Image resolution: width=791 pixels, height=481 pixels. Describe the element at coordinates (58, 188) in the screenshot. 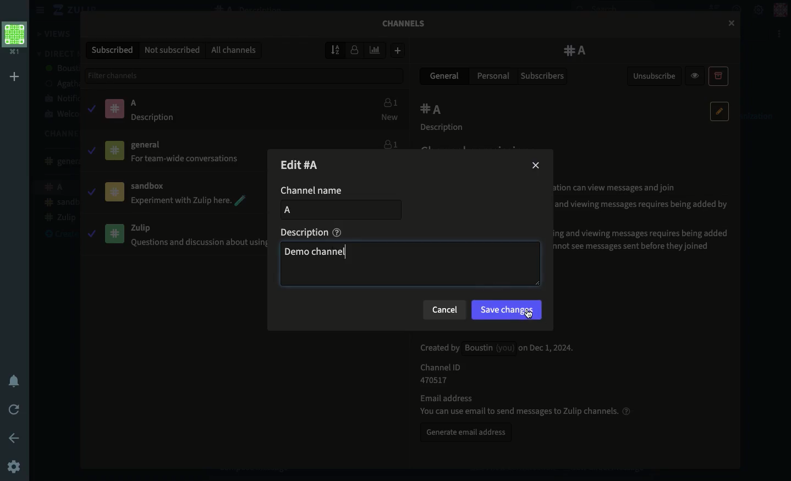

I see `A` at that location.